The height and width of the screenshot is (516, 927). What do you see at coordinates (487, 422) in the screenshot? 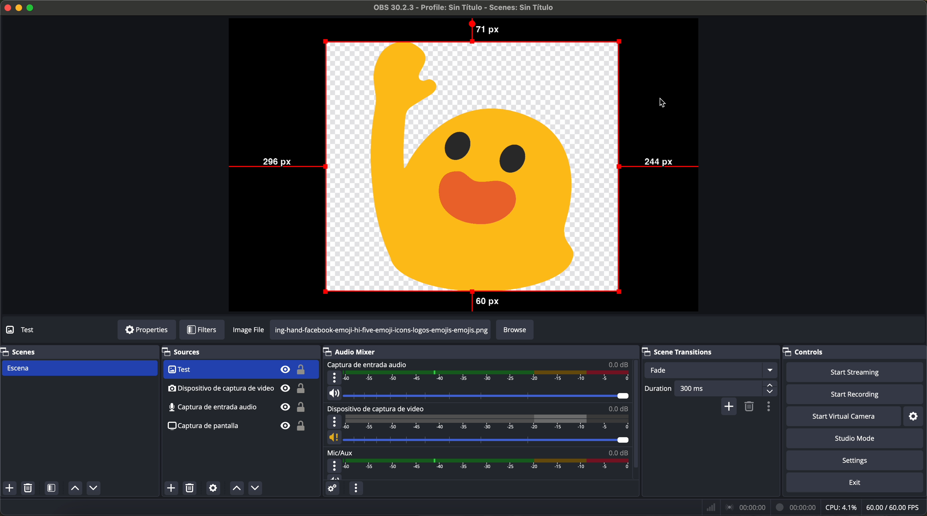
I see `timeline` at bounding box center [487, 422].